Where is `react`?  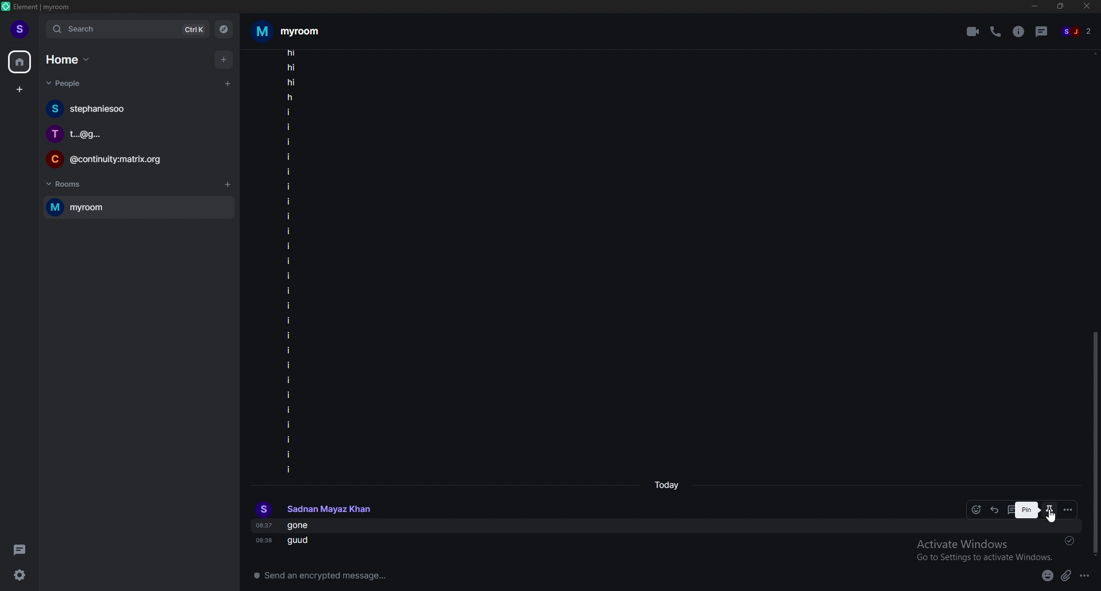 react is located at coordinates (978, 510).